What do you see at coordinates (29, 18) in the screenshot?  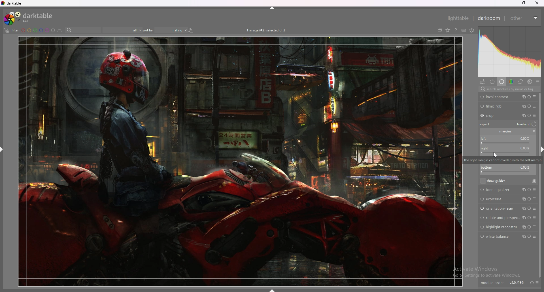 I see `darktable` at bounding box center [29, 18].